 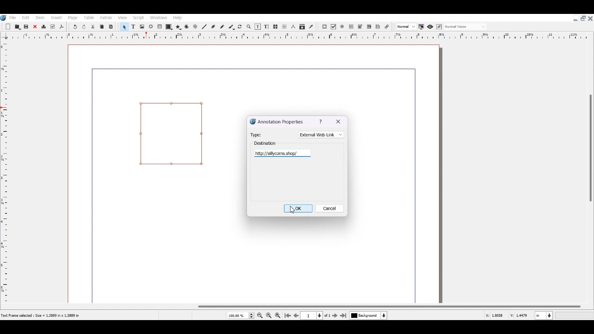 What do you see at coordinates (240, 315) in the screenshot?
I see `Select Current Page` at bounding box center [240, 315].